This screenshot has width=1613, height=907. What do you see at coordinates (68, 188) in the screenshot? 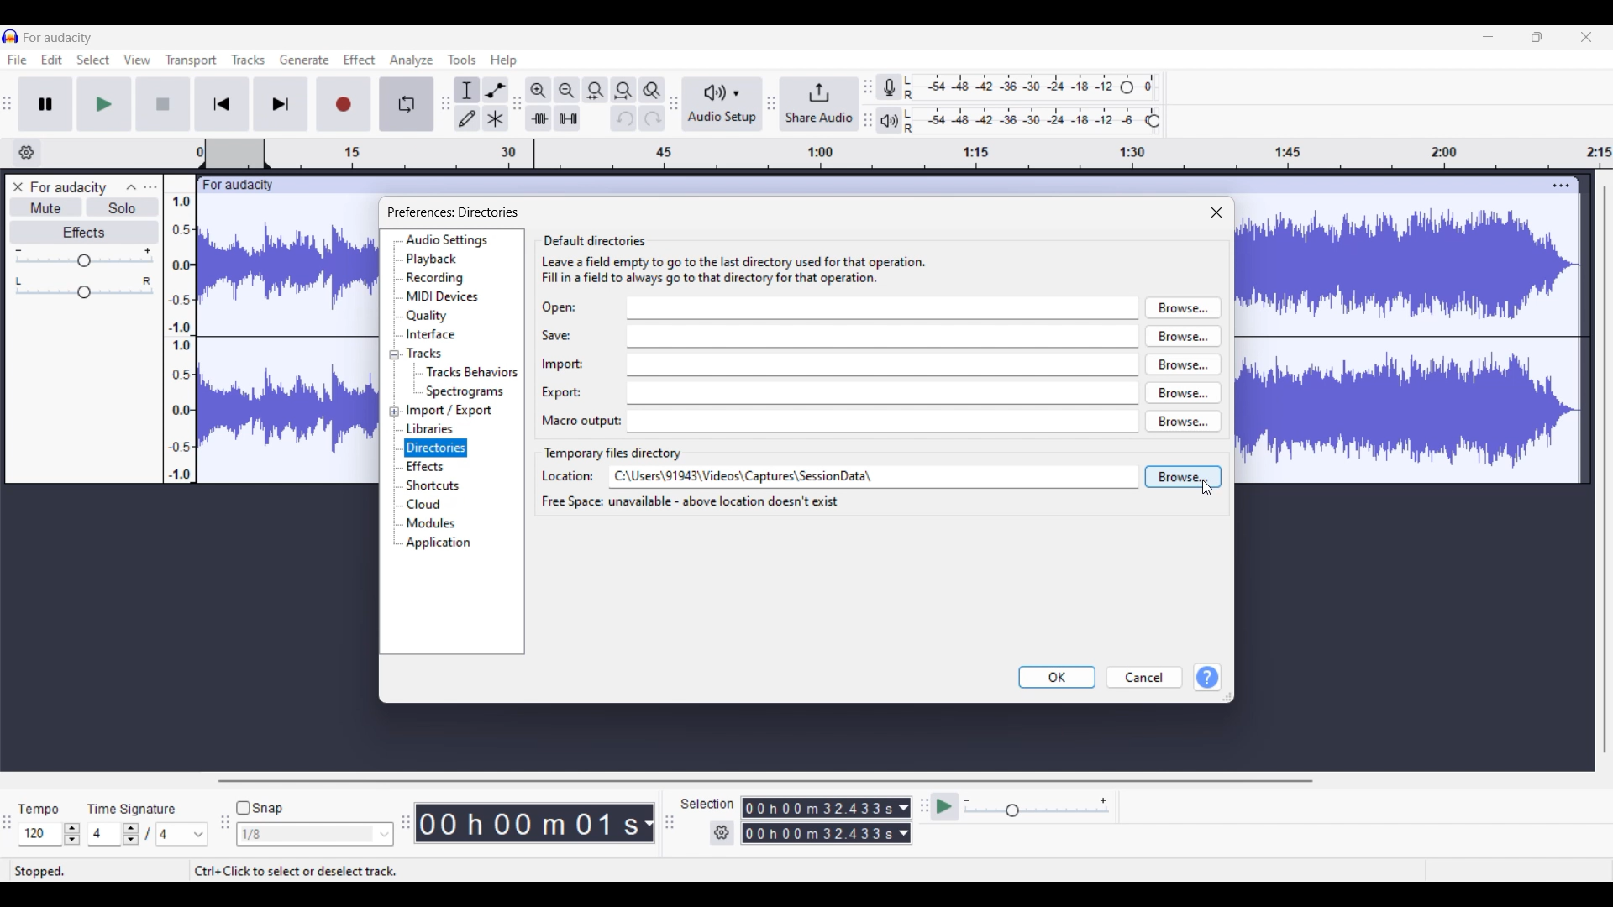
I see `Project name` at bounding box center [68, 188].